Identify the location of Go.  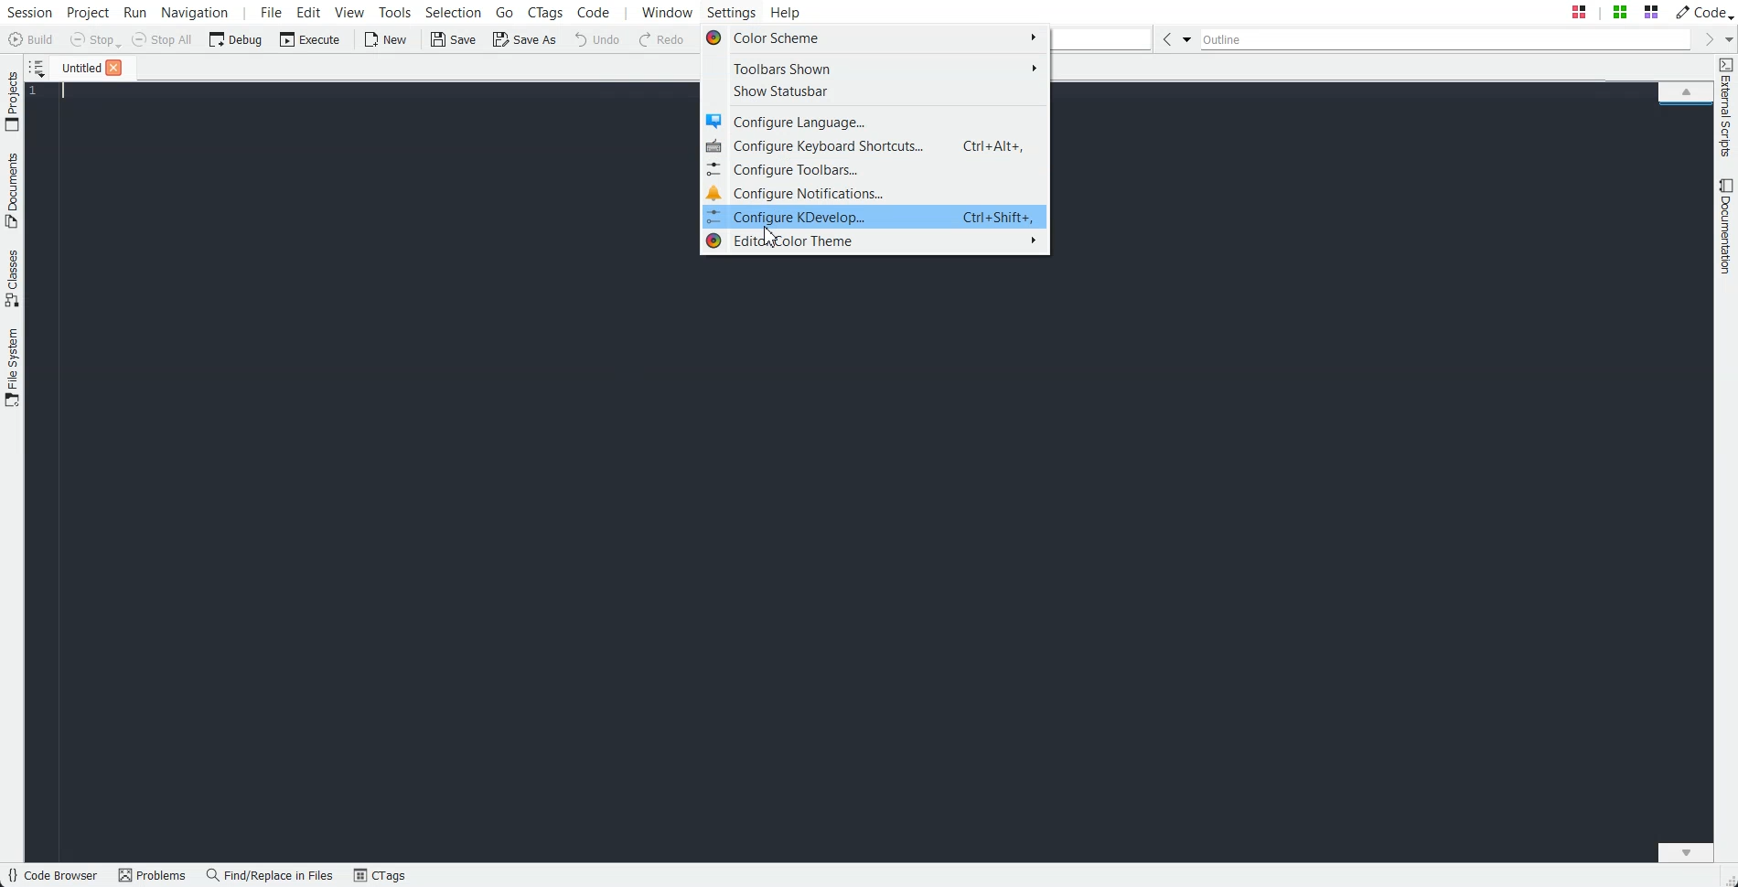
(507, 11).